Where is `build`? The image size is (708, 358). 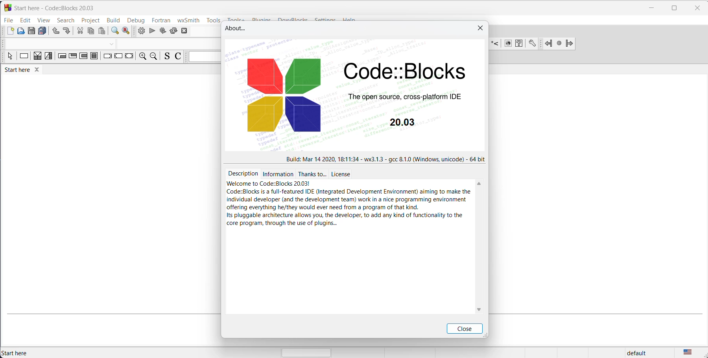 build is located at coordinates (112, 20).